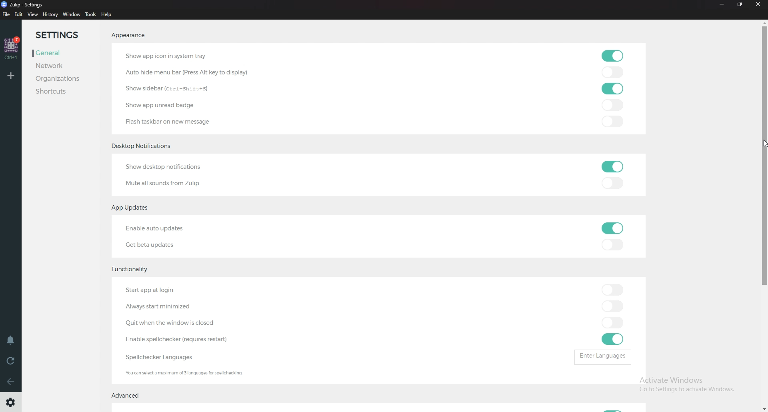  I want to click on General, so click(60, 53).